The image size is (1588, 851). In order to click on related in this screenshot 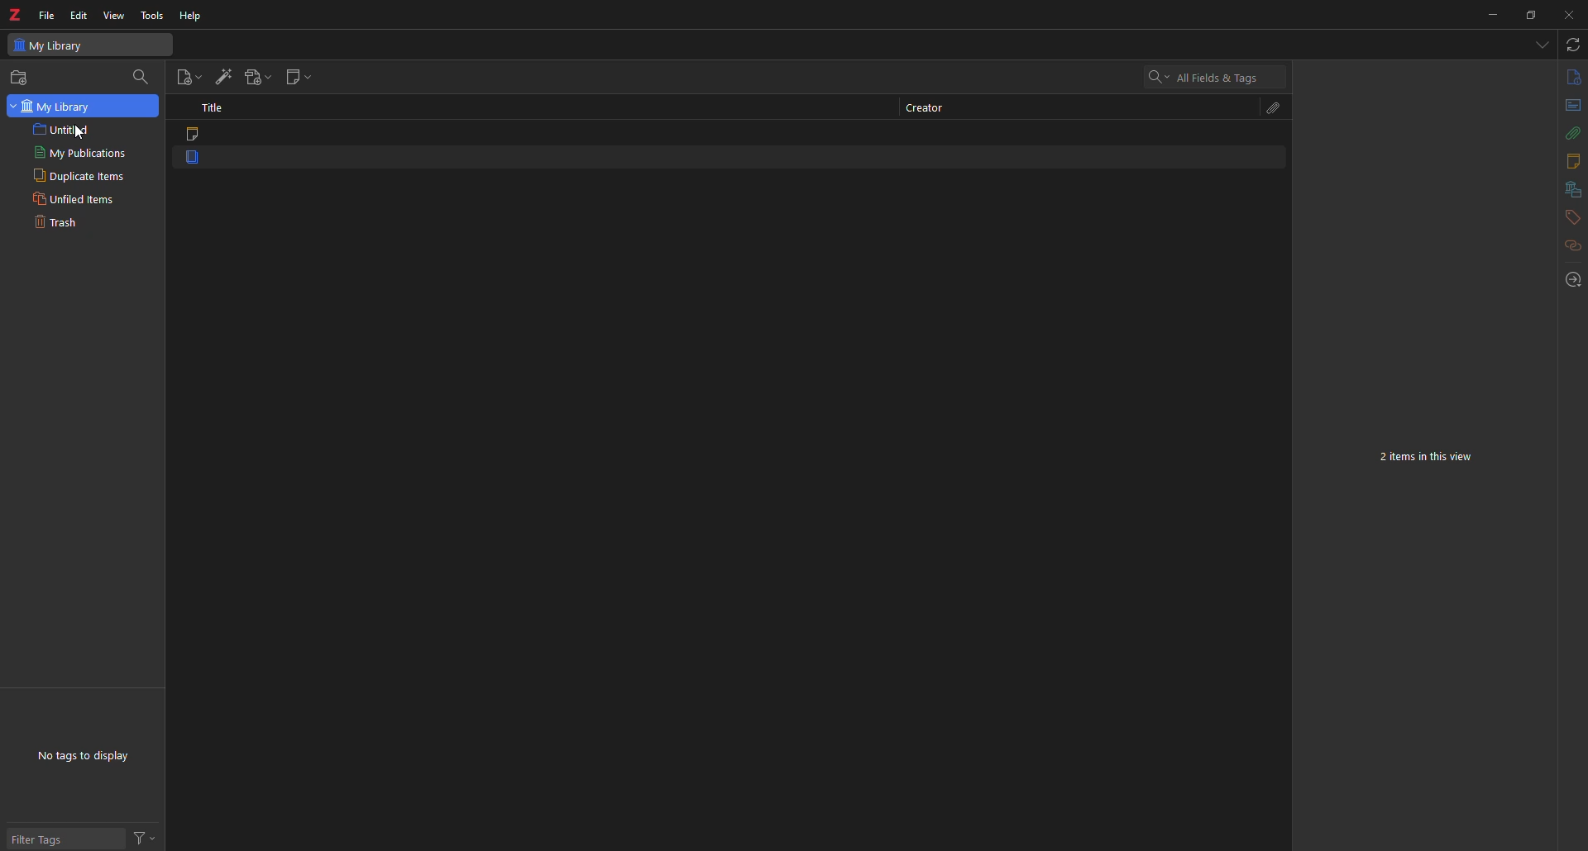, I will do `click(1574, 246)`.